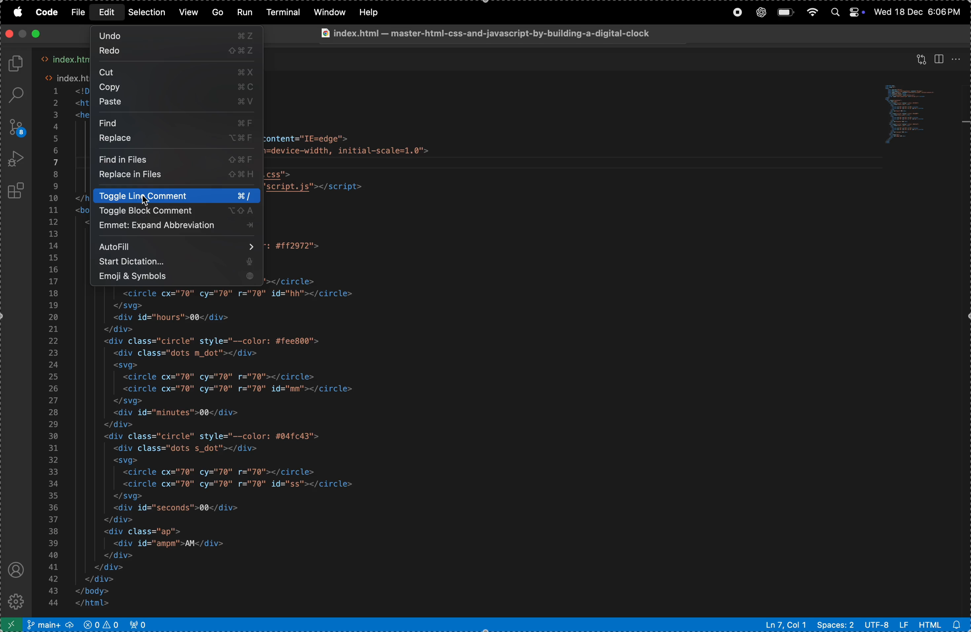  Describe the element at coordinates (174, 227) in the screenshot. I see `emment expand abbrevation` at that location.